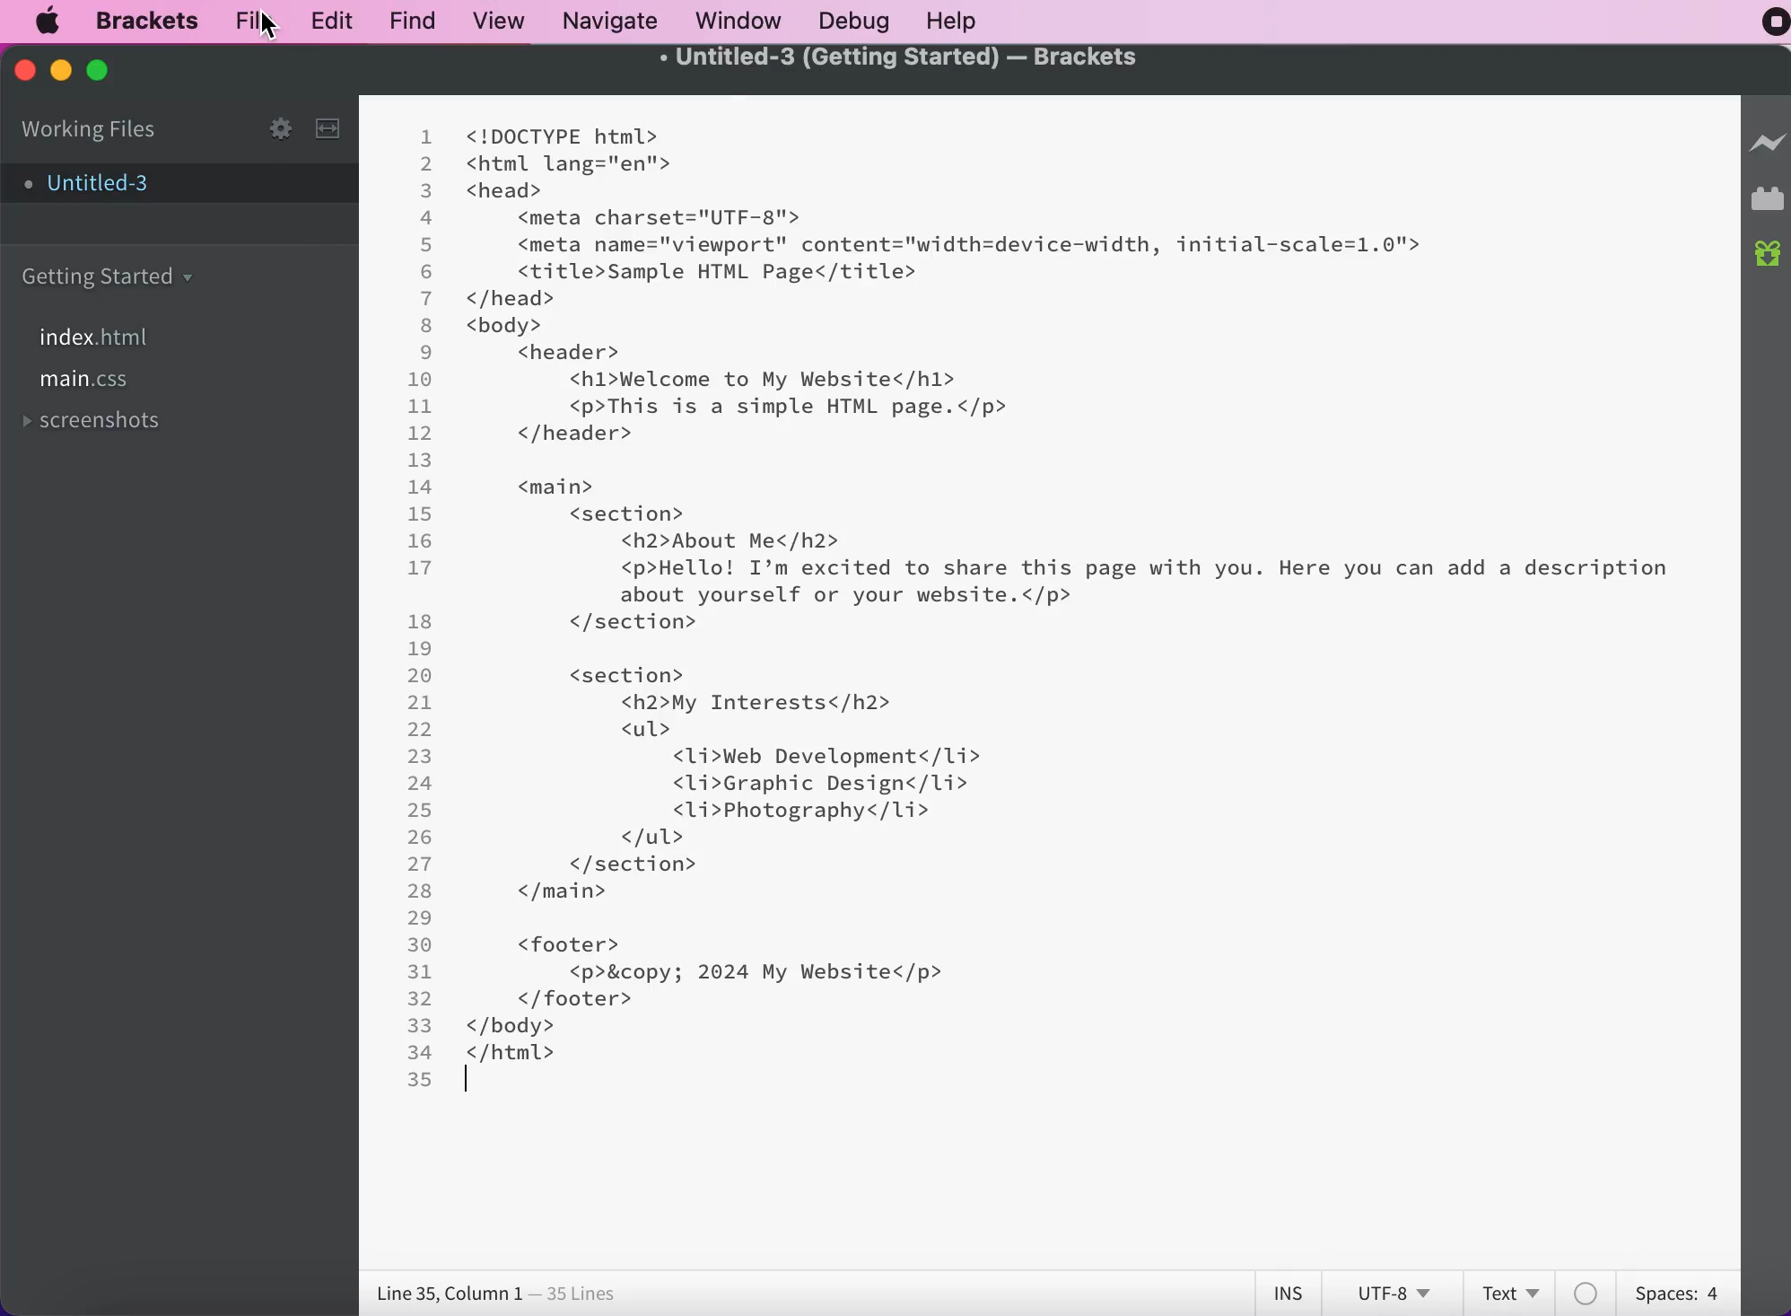  I want to click on 31, so click(419, 972).